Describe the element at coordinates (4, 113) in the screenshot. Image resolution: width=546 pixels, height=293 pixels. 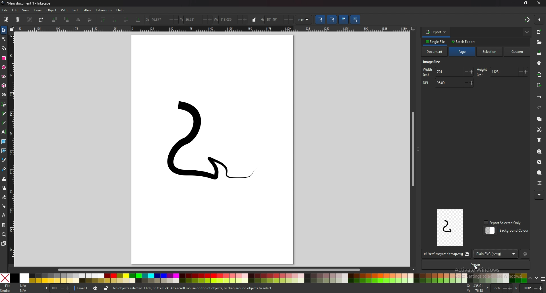
I see `pencil` at that location.